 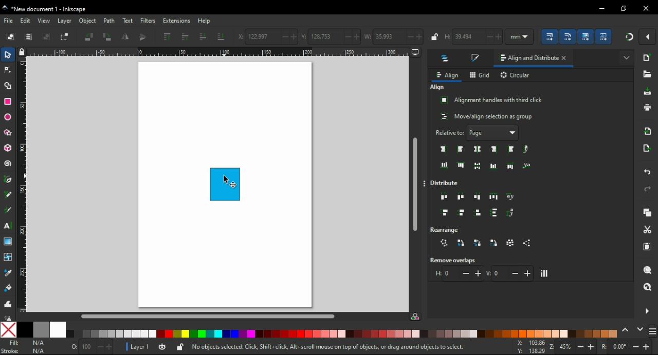 I want to click on fill color, so click(x=28, y=343).